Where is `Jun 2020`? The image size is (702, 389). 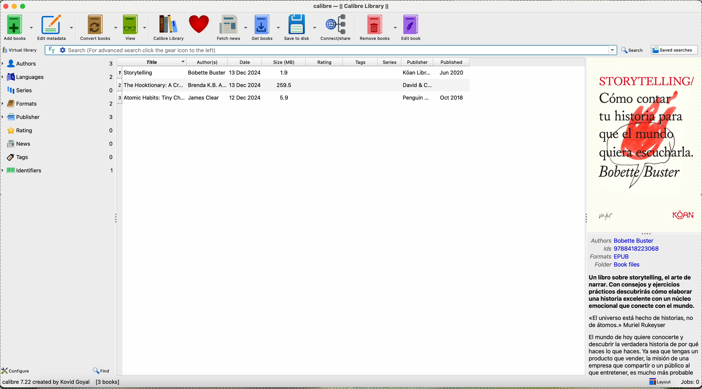 Jun 2020 is located at coordinates (454, 72).